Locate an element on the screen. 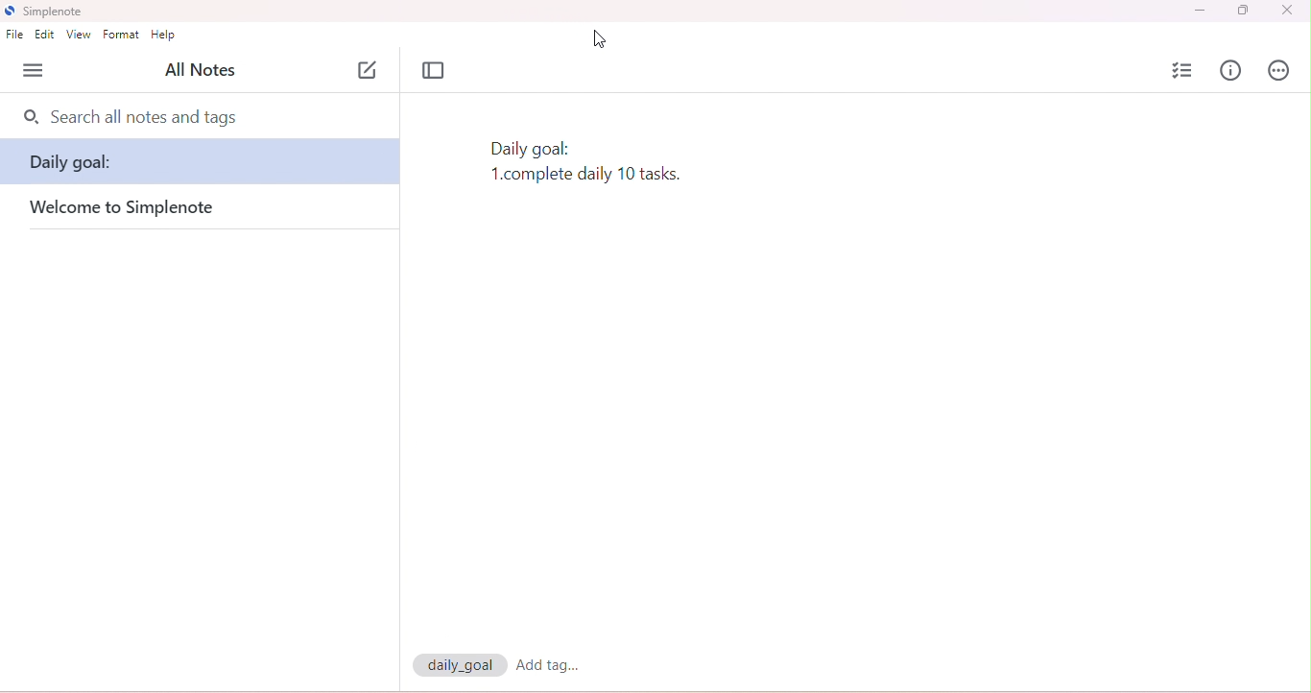  daily goal note created is located at coordinates (591, 163).